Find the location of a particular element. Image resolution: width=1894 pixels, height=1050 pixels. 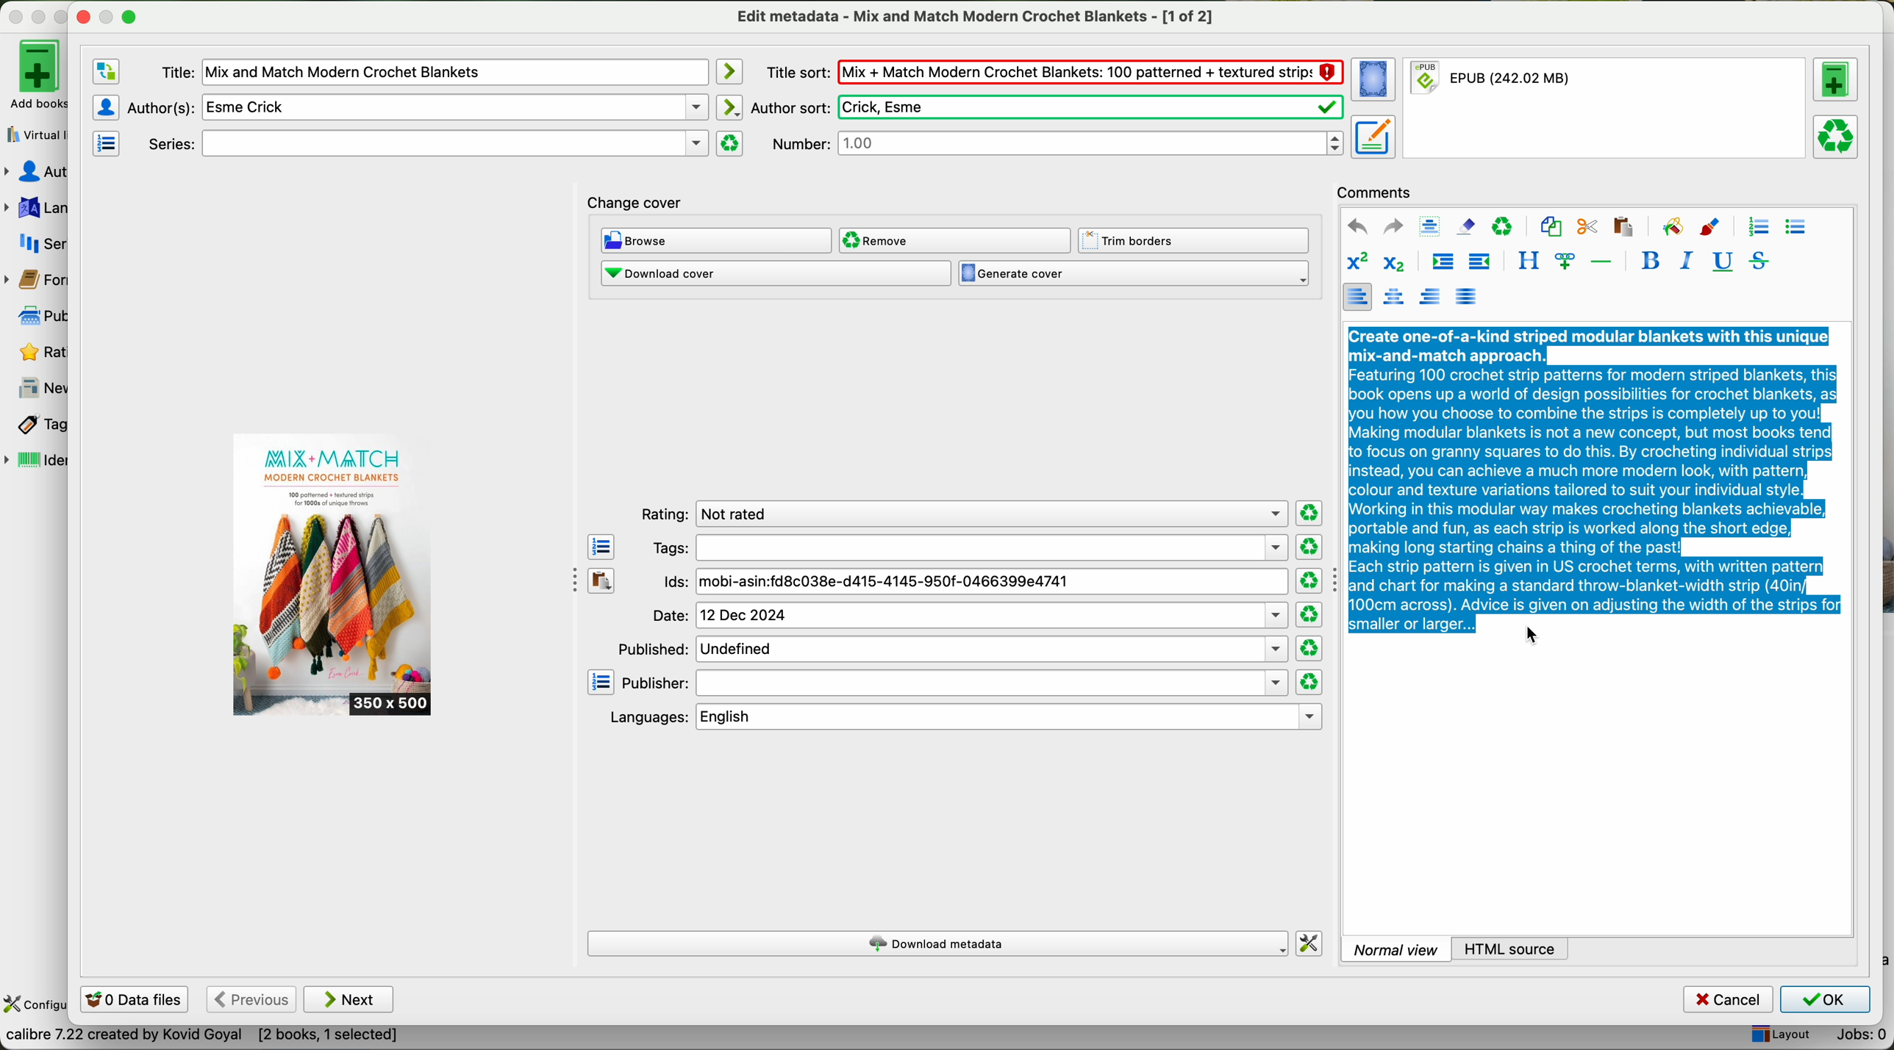

book cover preview is located at coordinates (334, 575).